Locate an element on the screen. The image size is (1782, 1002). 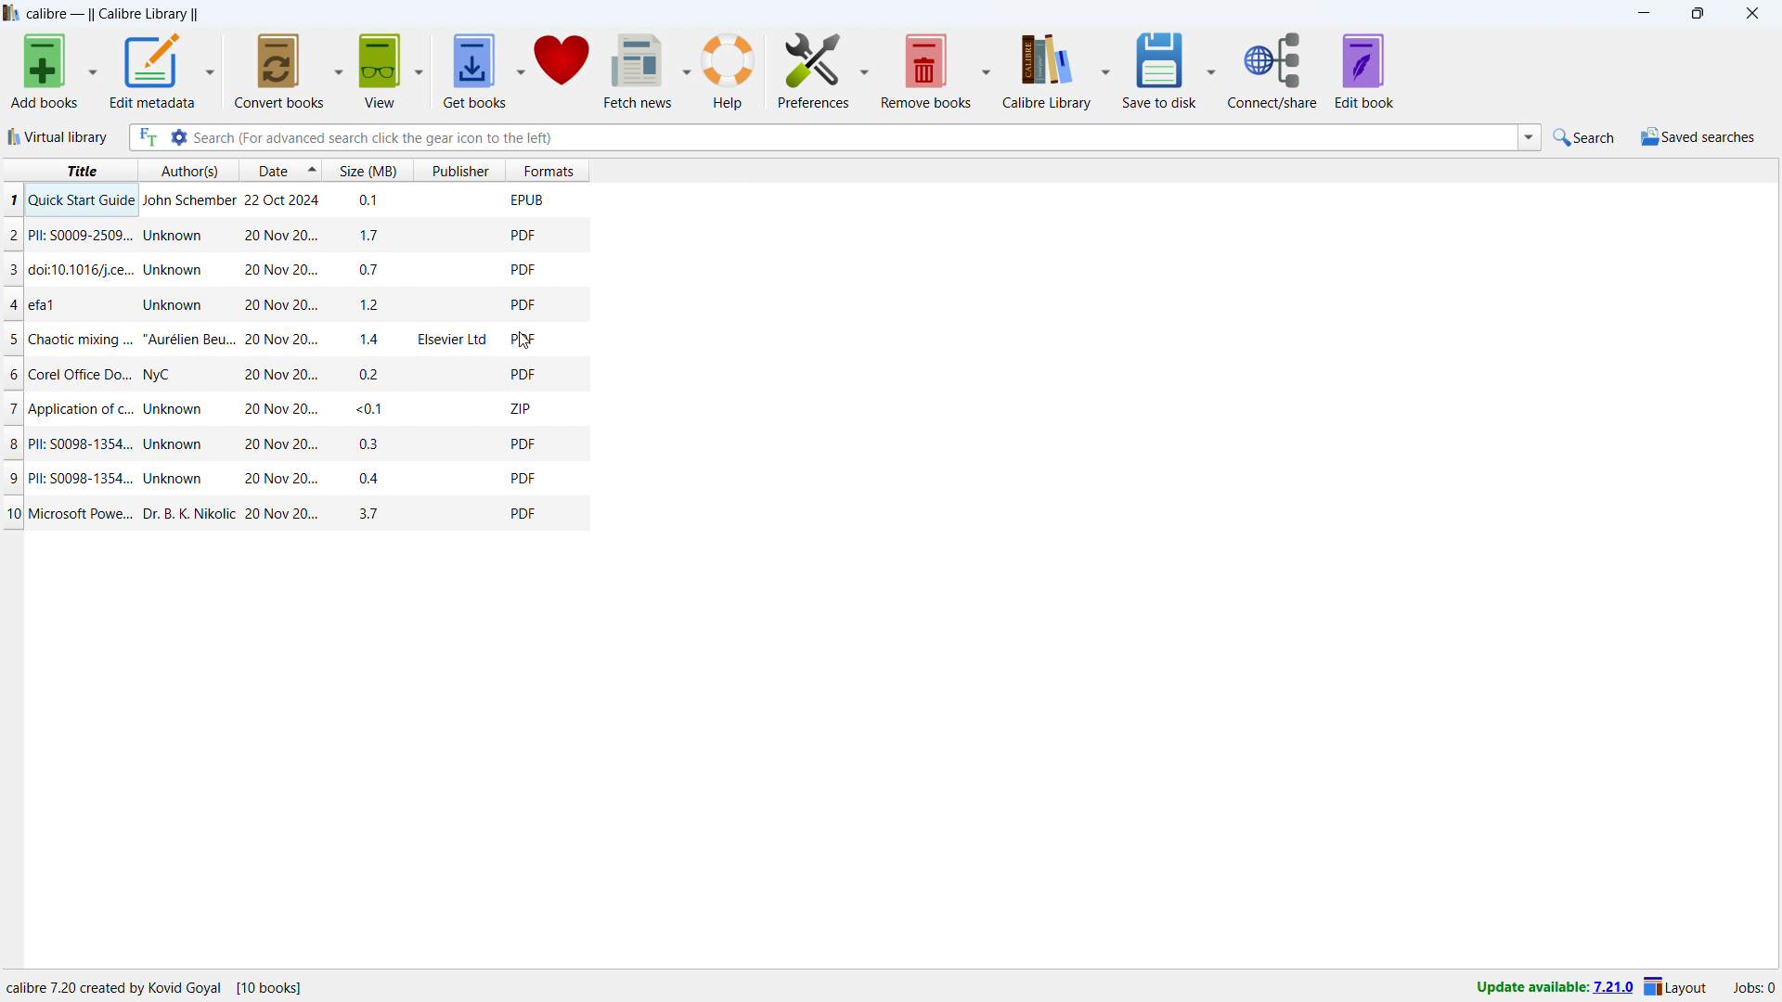
fetch news options is located at coordinates (687, 71).